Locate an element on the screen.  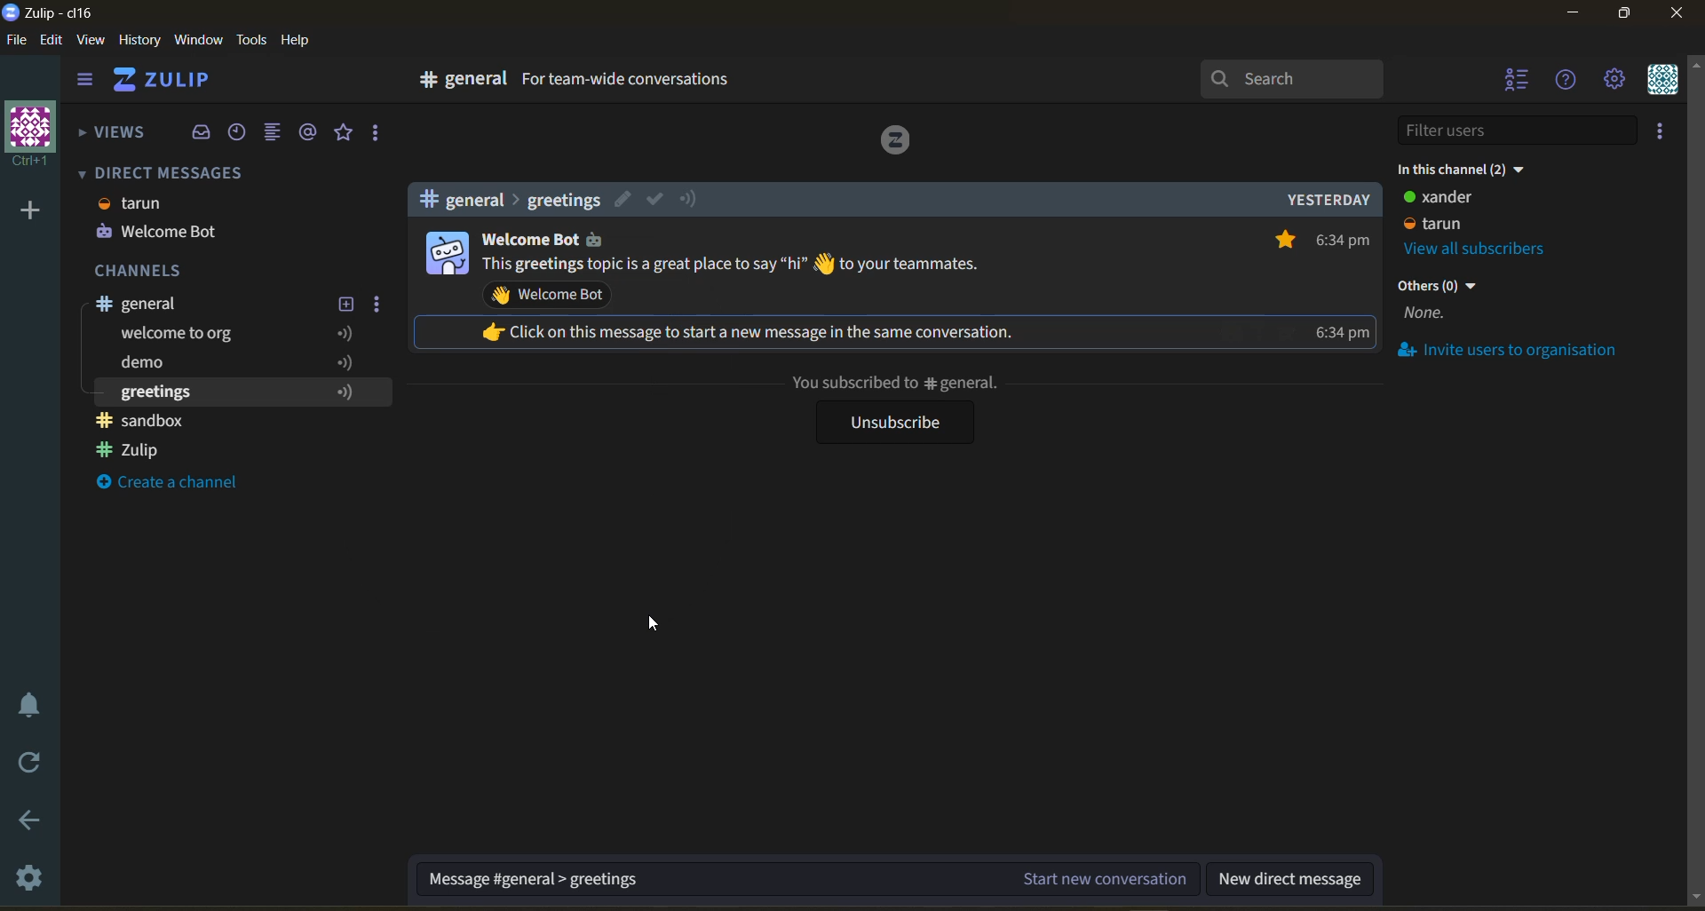
maximize is located at coordinates (1626, 14).